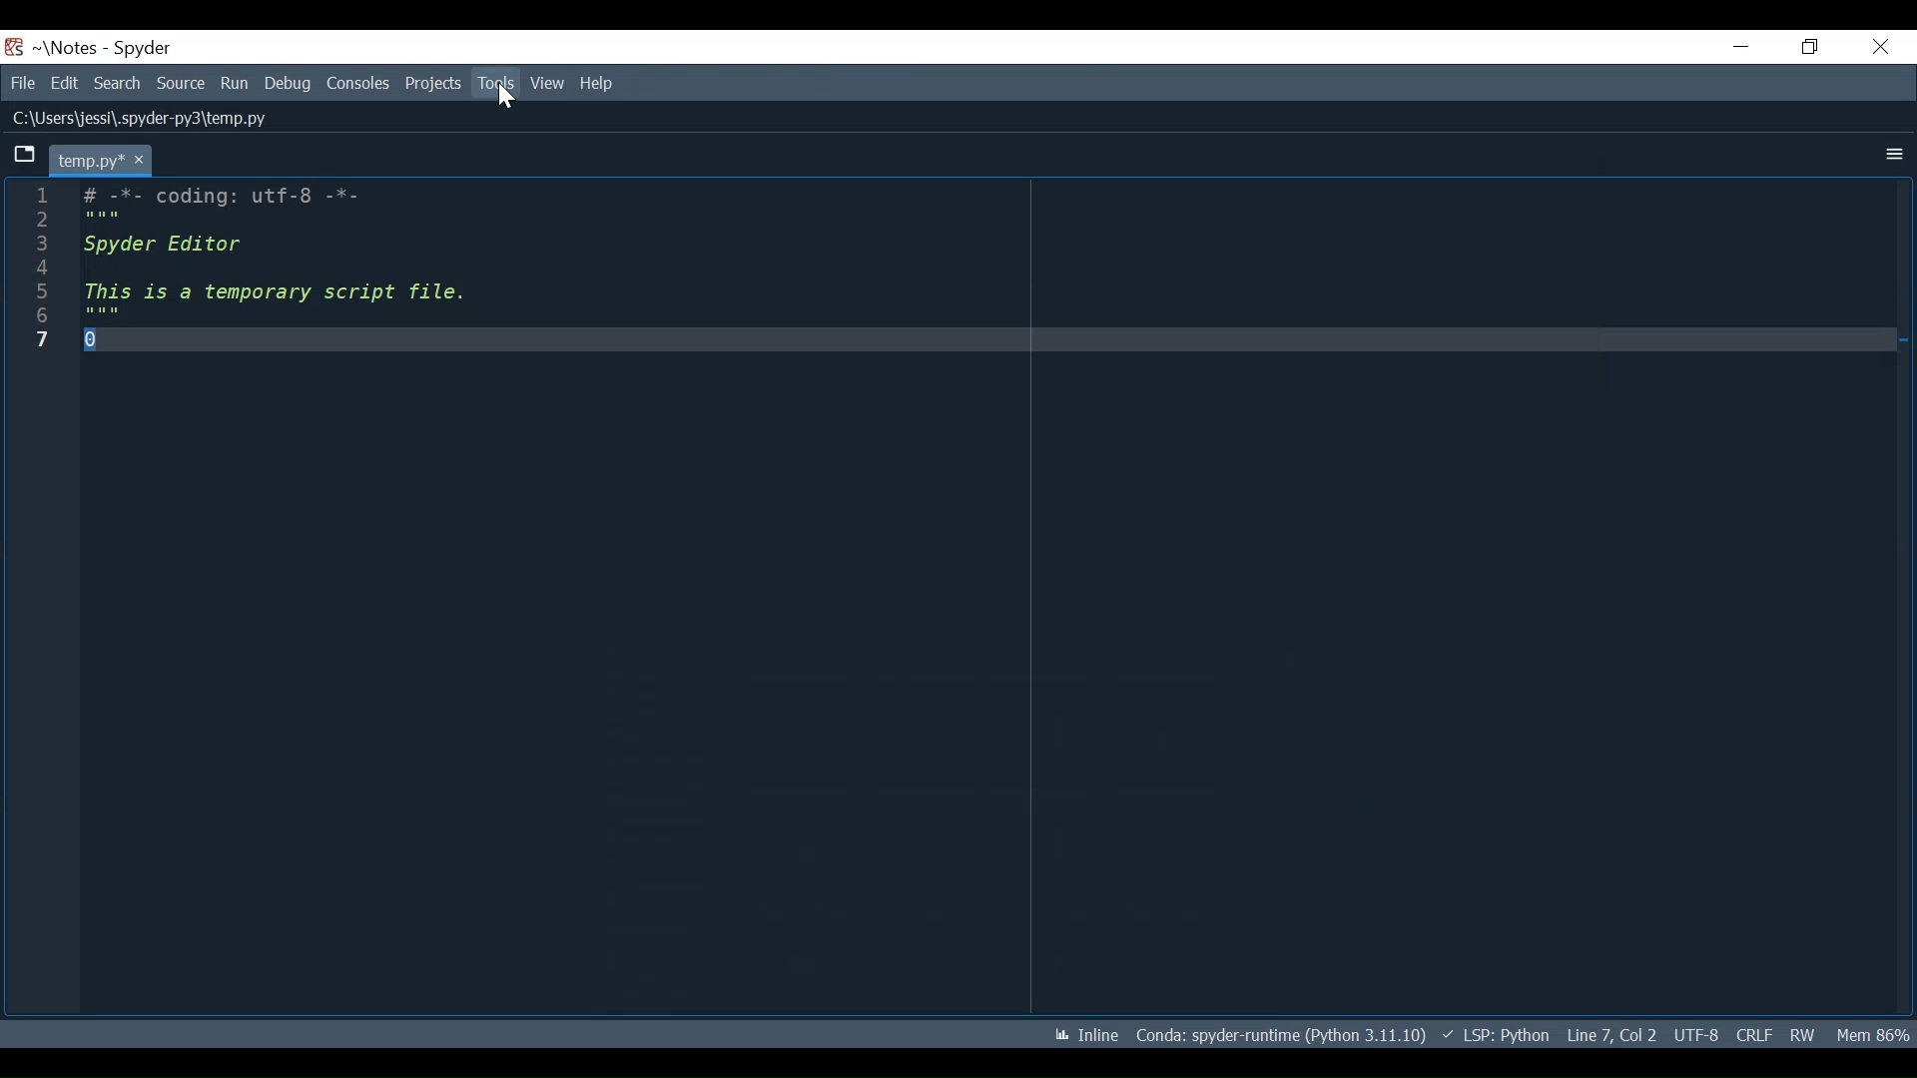 The width and height of the screenshot is (1917, 1078). What do you see at coordinates (1498, 1034) in the screenshot?
I see `Language` at bounding box center [1498, 1034].